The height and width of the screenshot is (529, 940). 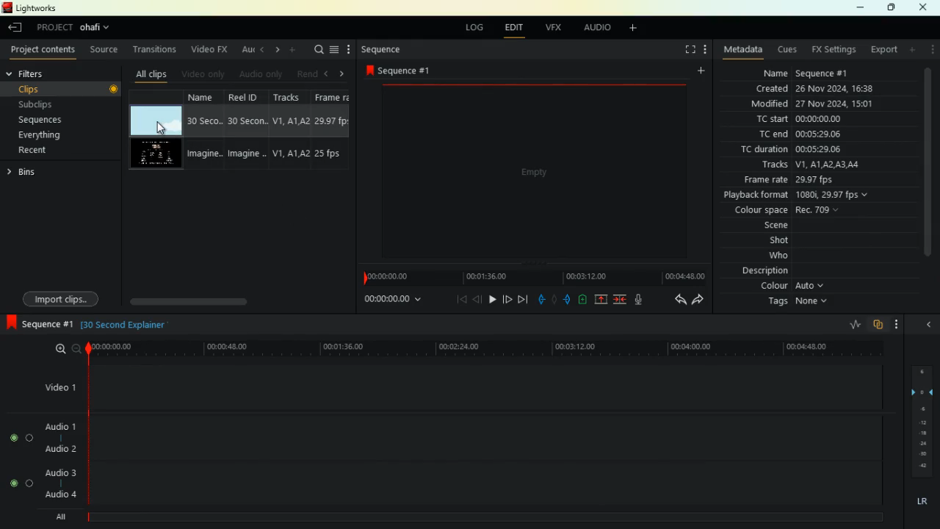 I want to click on add, so click(x=911, y=51).